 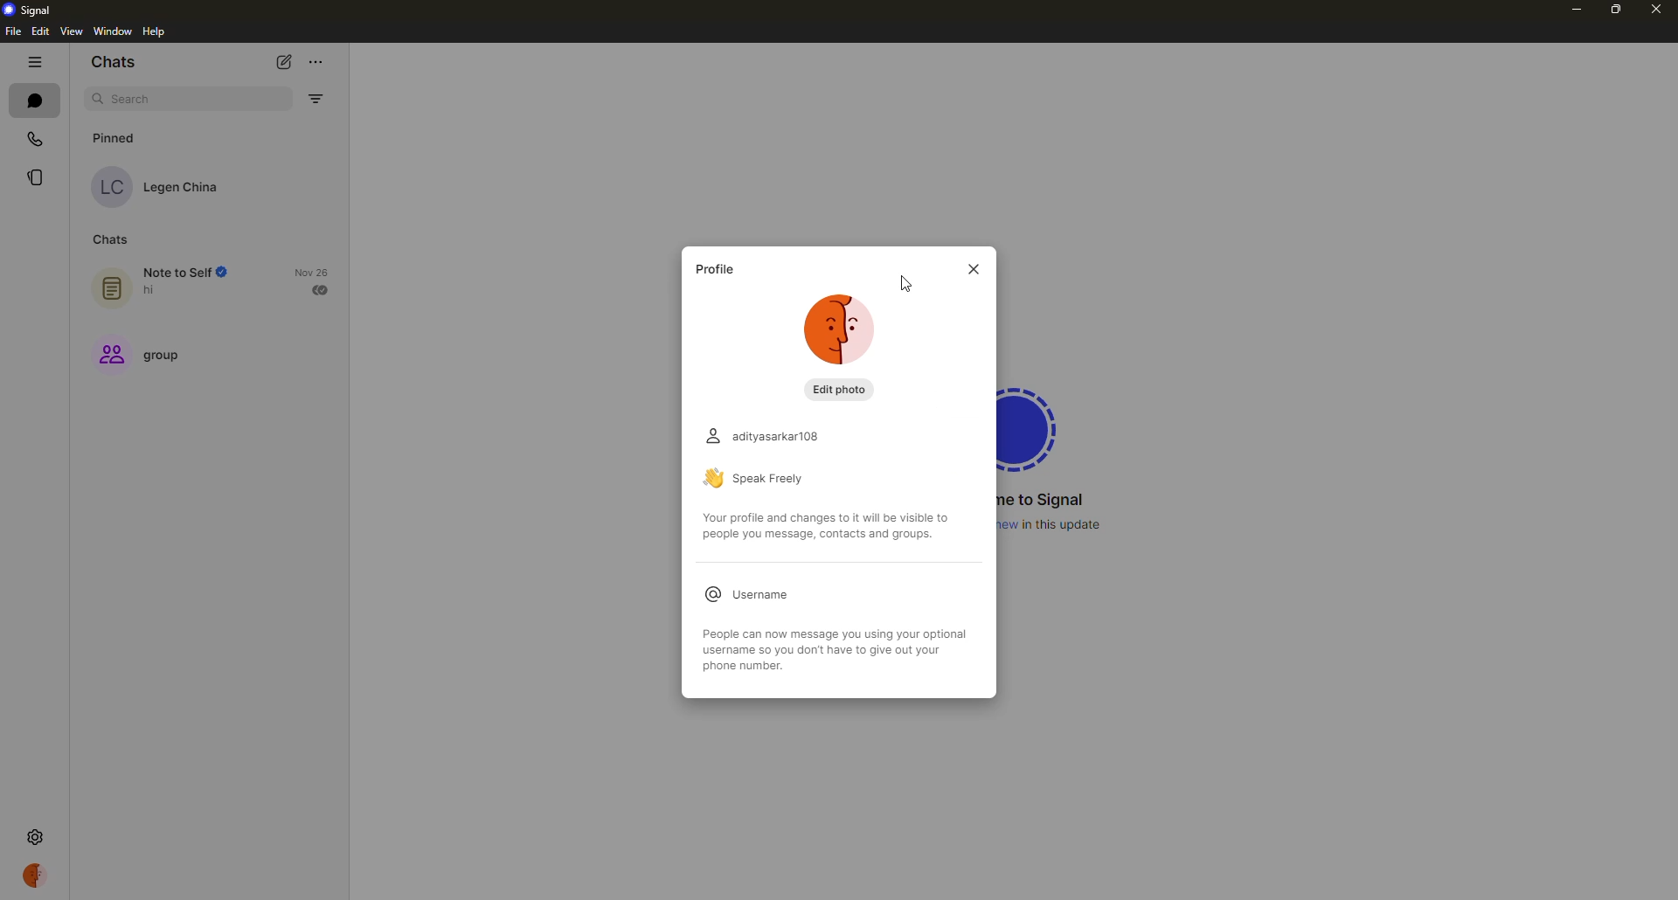 What do you see at coordinates (847, 649) in the screenshot?
I see `information about username` at bounding box center [847, 649].